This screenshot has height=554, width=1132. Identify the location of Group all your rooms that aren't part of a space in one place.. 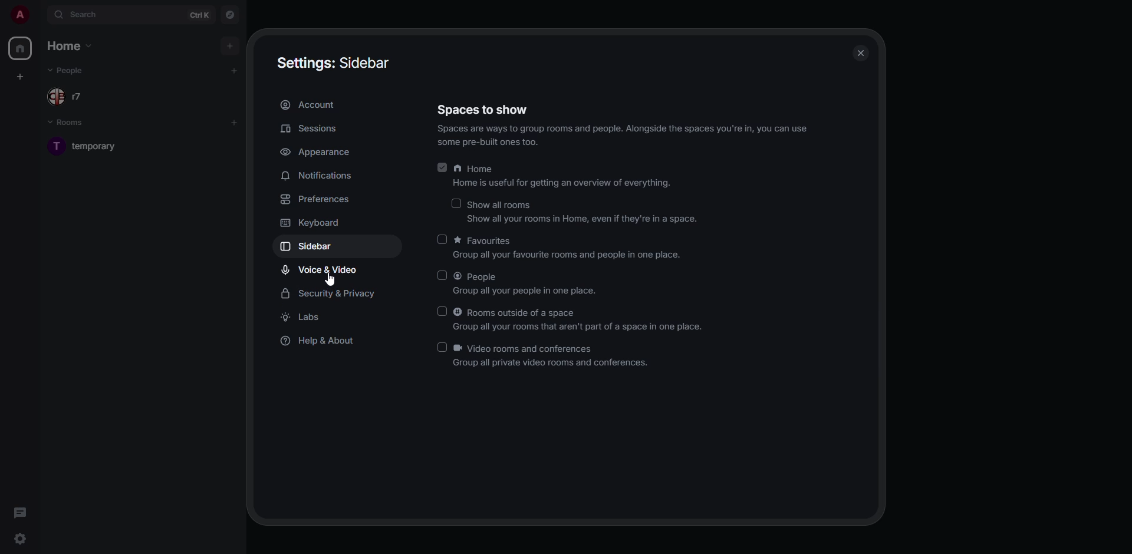
(564, 329).